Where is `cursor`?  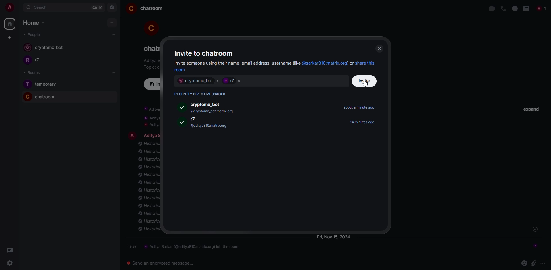 cursor is located at coordinates (366, 84).